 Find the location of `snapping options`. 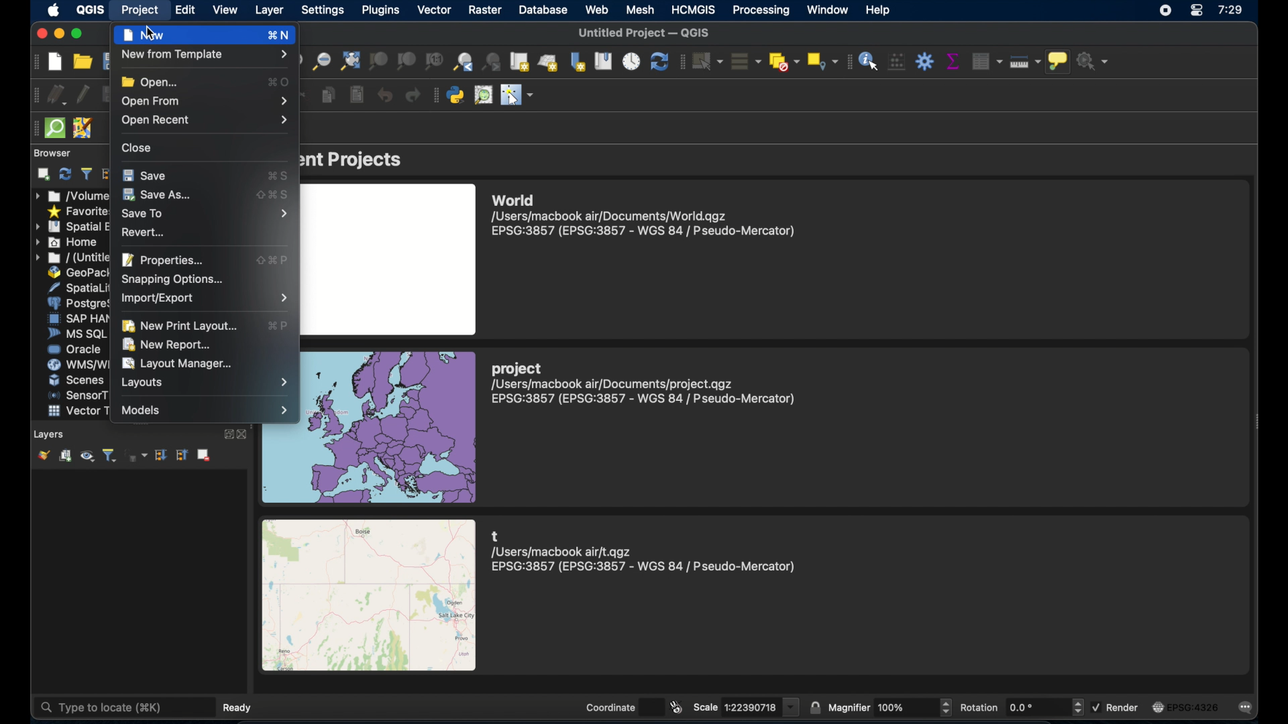

snapping options is located at coordinates (175, 279).